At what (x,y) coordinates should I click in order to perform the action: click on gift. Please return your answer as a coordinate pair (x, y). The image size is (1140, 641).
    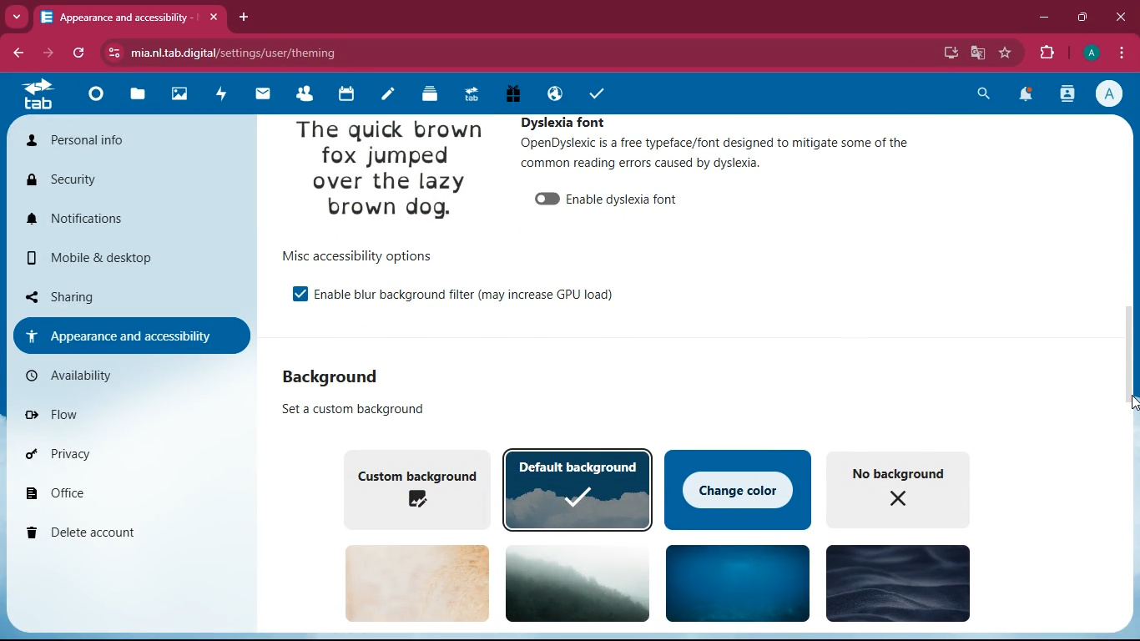
    Looking at the image, I should click on (512, 93).